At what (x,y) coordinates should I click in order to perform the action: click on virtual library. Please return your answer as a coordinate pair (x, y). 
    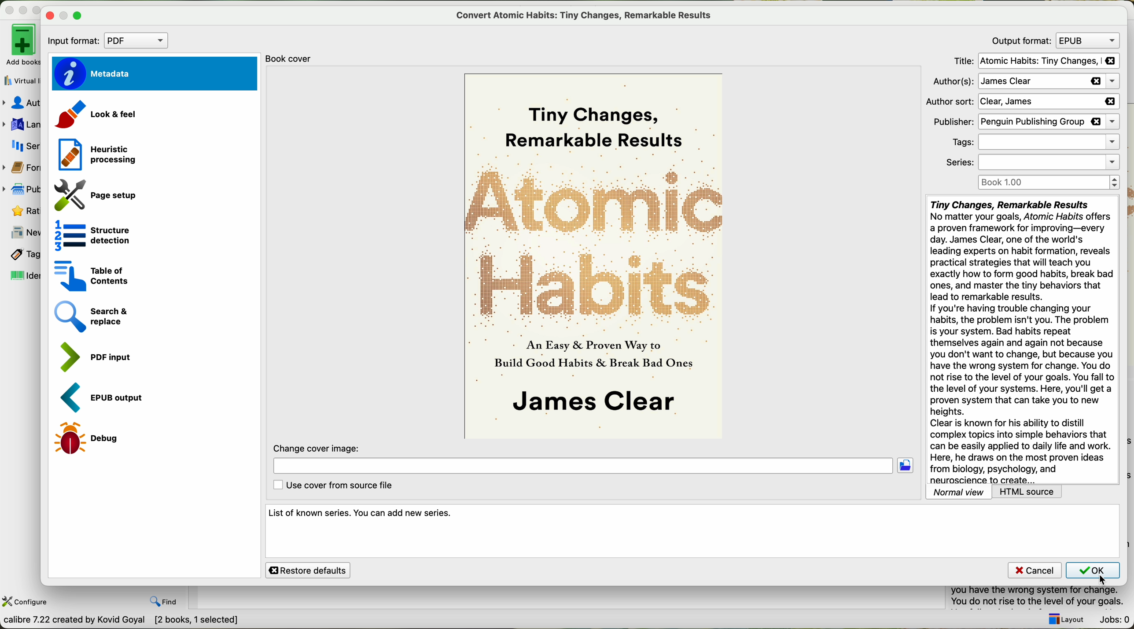
    Looking at the image, I should click on (20, 81).